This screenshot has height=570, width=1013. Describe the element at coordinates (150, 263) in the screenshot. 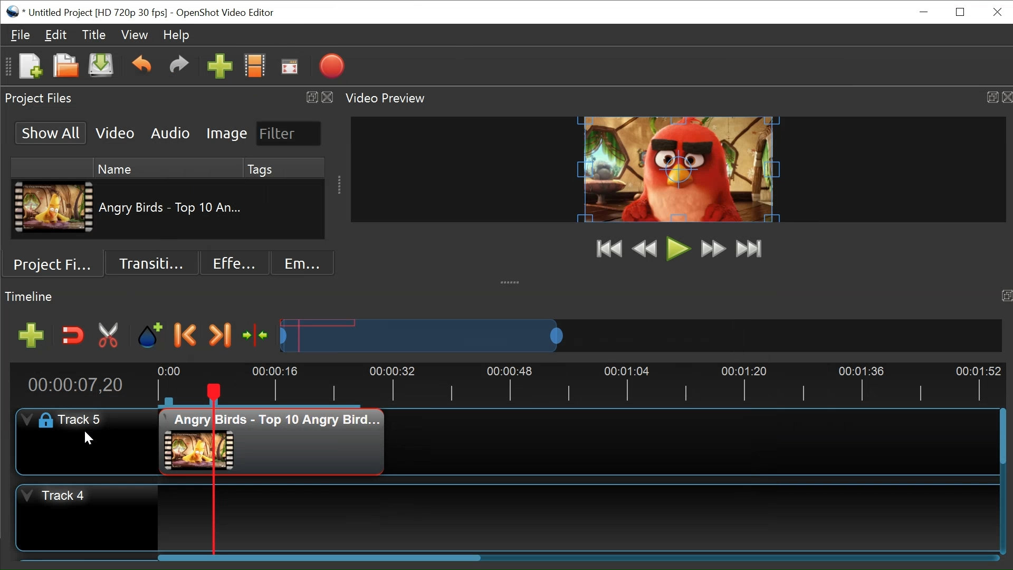

I see `Transition` at that location.